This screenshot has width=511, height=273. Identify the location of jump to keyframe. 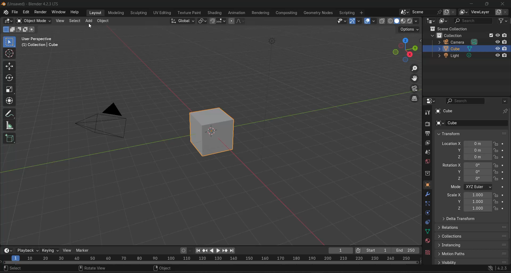
(225, 251).